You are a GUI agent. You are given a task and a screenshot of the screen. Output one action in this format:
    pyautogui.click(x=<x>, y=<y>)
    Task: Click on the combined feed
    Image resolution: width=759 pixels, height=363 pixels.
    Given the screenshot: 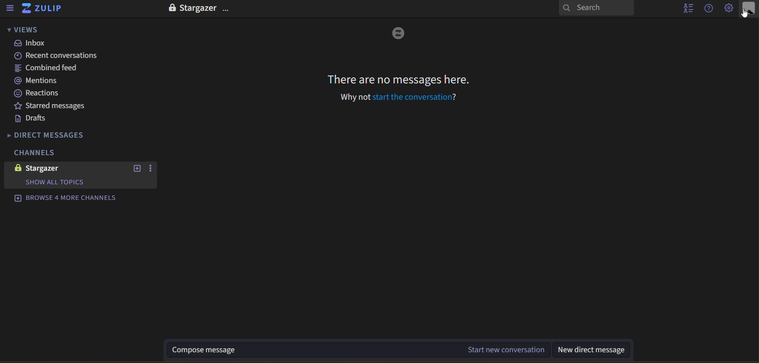 What is the action you would take?
    pyautogui.click(x=47, y=69)
    